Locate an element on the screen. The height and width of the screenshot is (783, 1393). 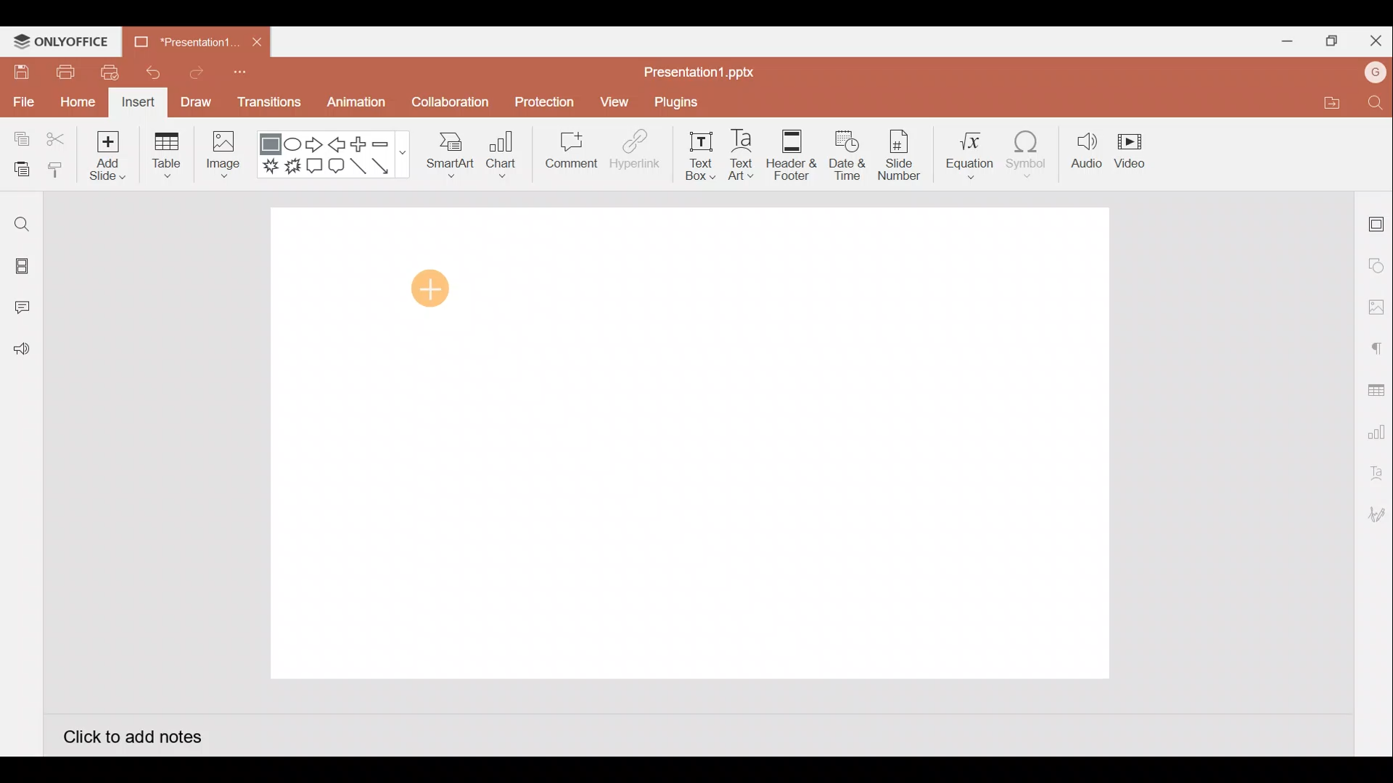
Add slide is located at coordinates (105, 152).